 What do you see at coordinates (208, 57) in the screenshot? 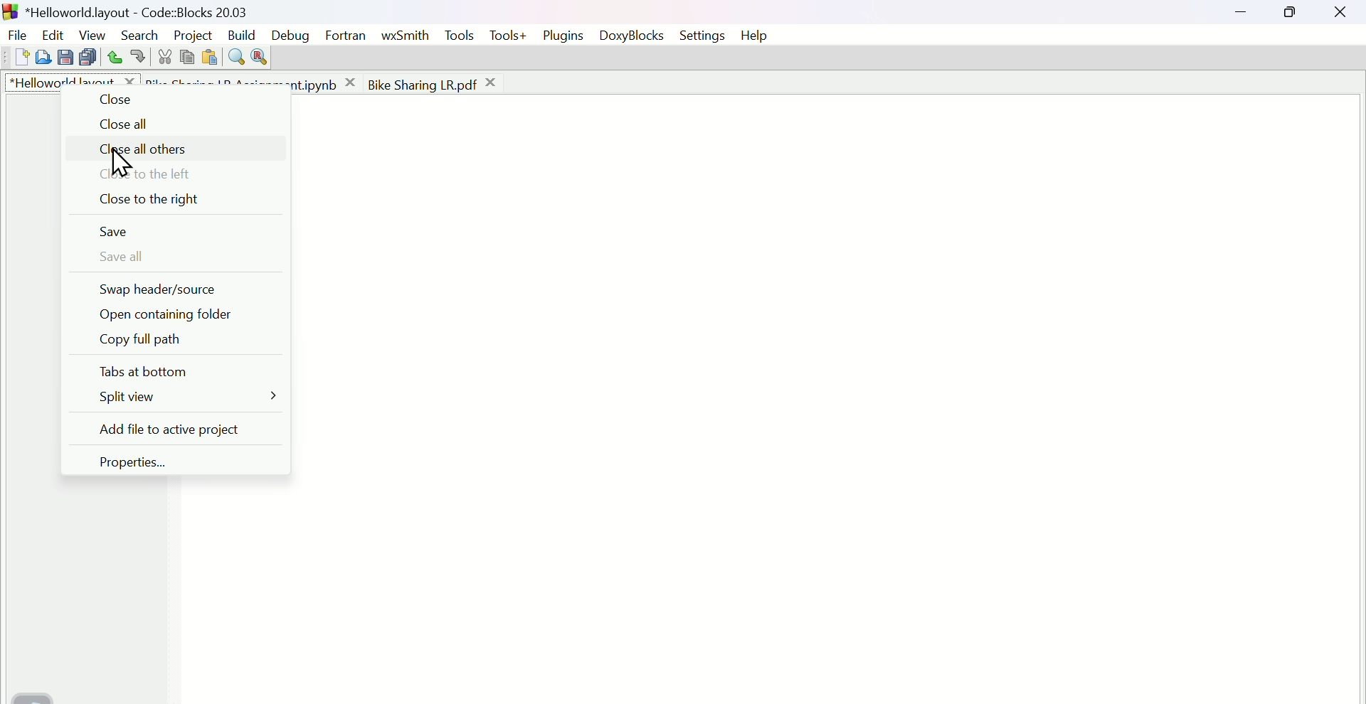
I see `Paste` at bounding box center [208, 57].